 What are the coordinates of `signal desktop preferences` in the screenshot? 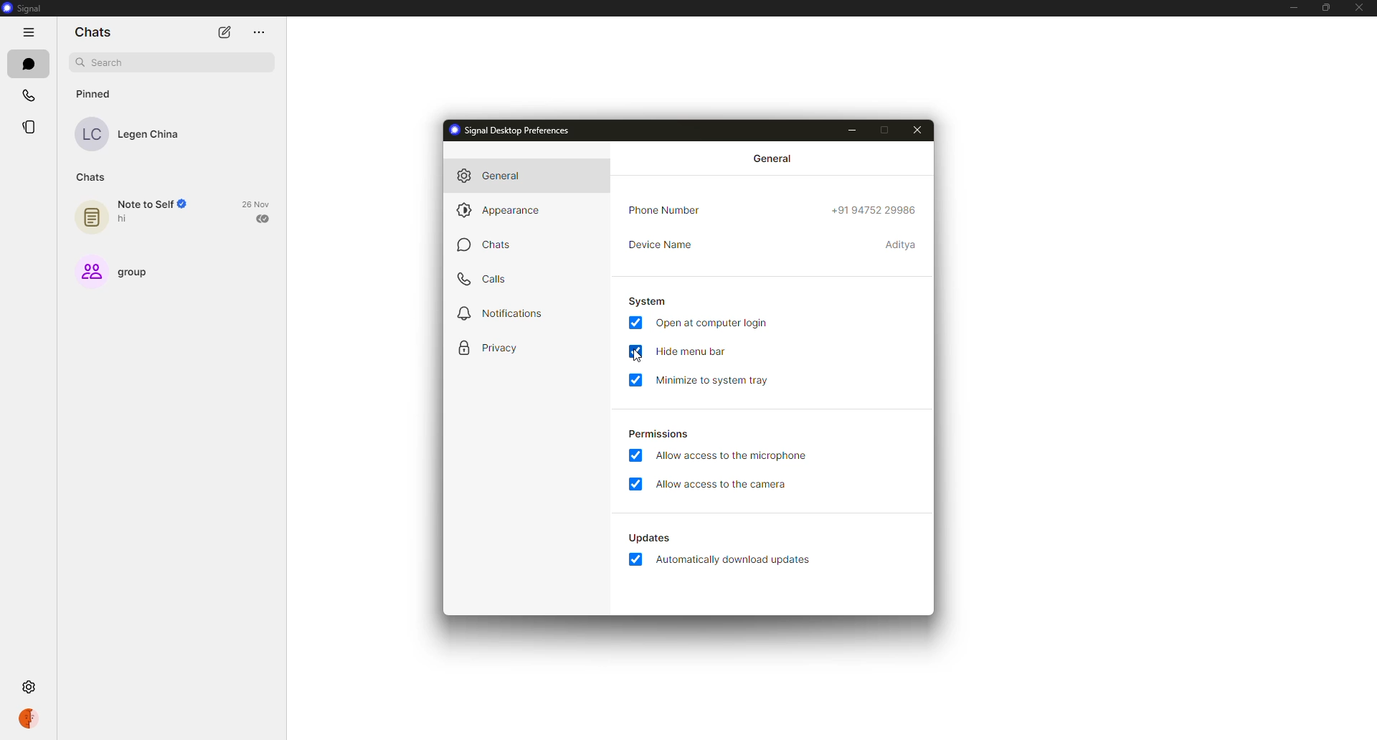 It's located at (511, 129).